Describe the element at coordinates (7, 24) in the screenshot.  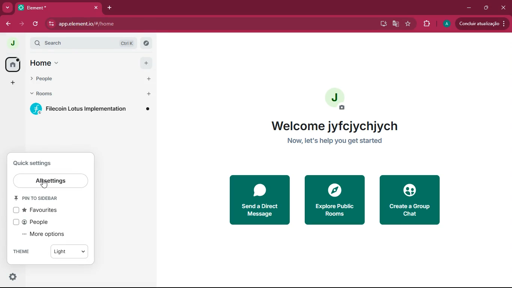
I see `back` at that location.